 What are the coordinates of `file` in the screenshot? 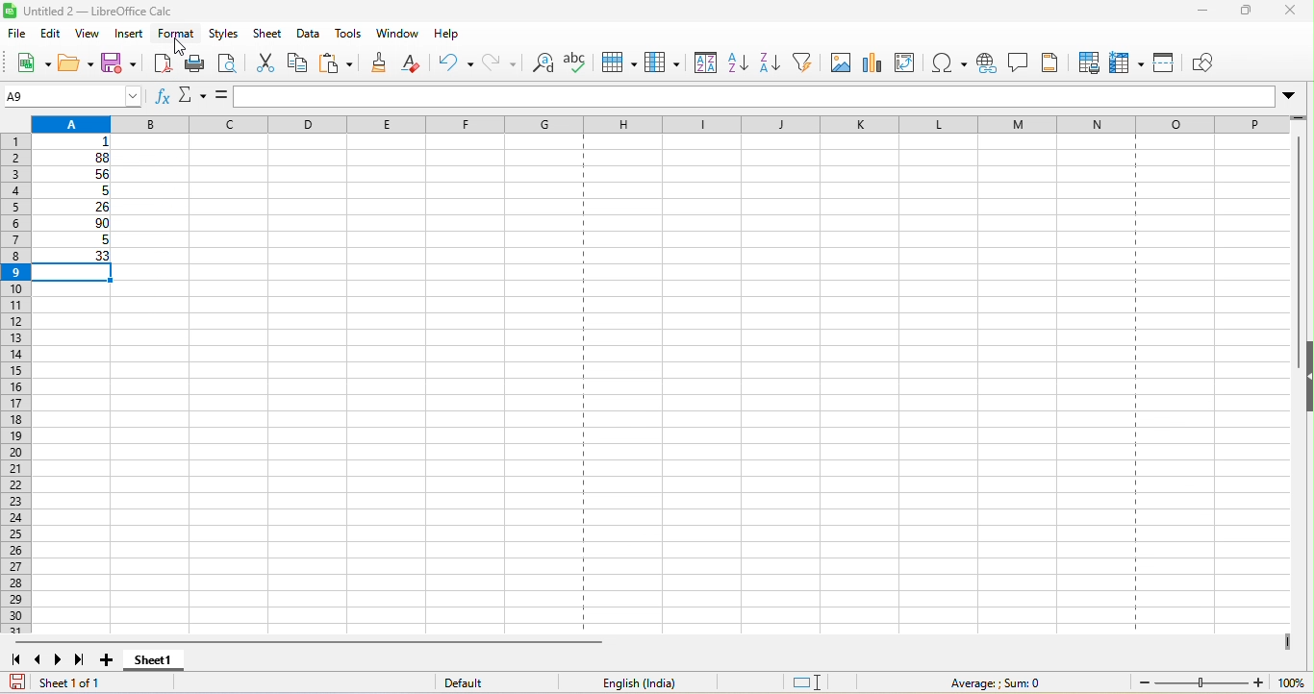 It's located at (15, 32).